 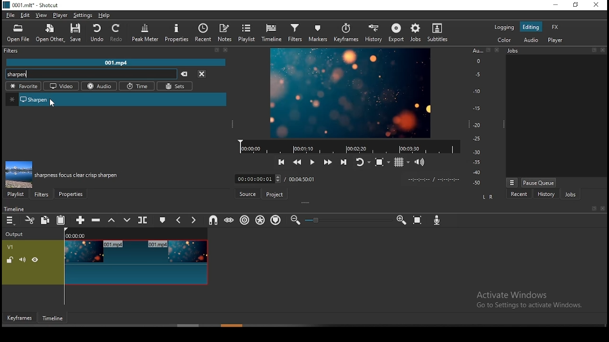 I want to click on peak meter, so click(x=145, y=33).